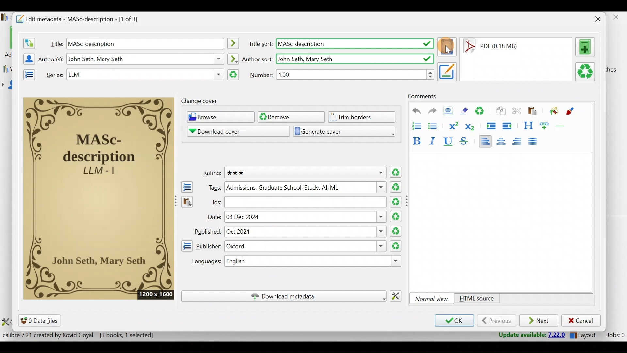 The image size is (627, 353). I want to click on Comments, so click(422, 97).